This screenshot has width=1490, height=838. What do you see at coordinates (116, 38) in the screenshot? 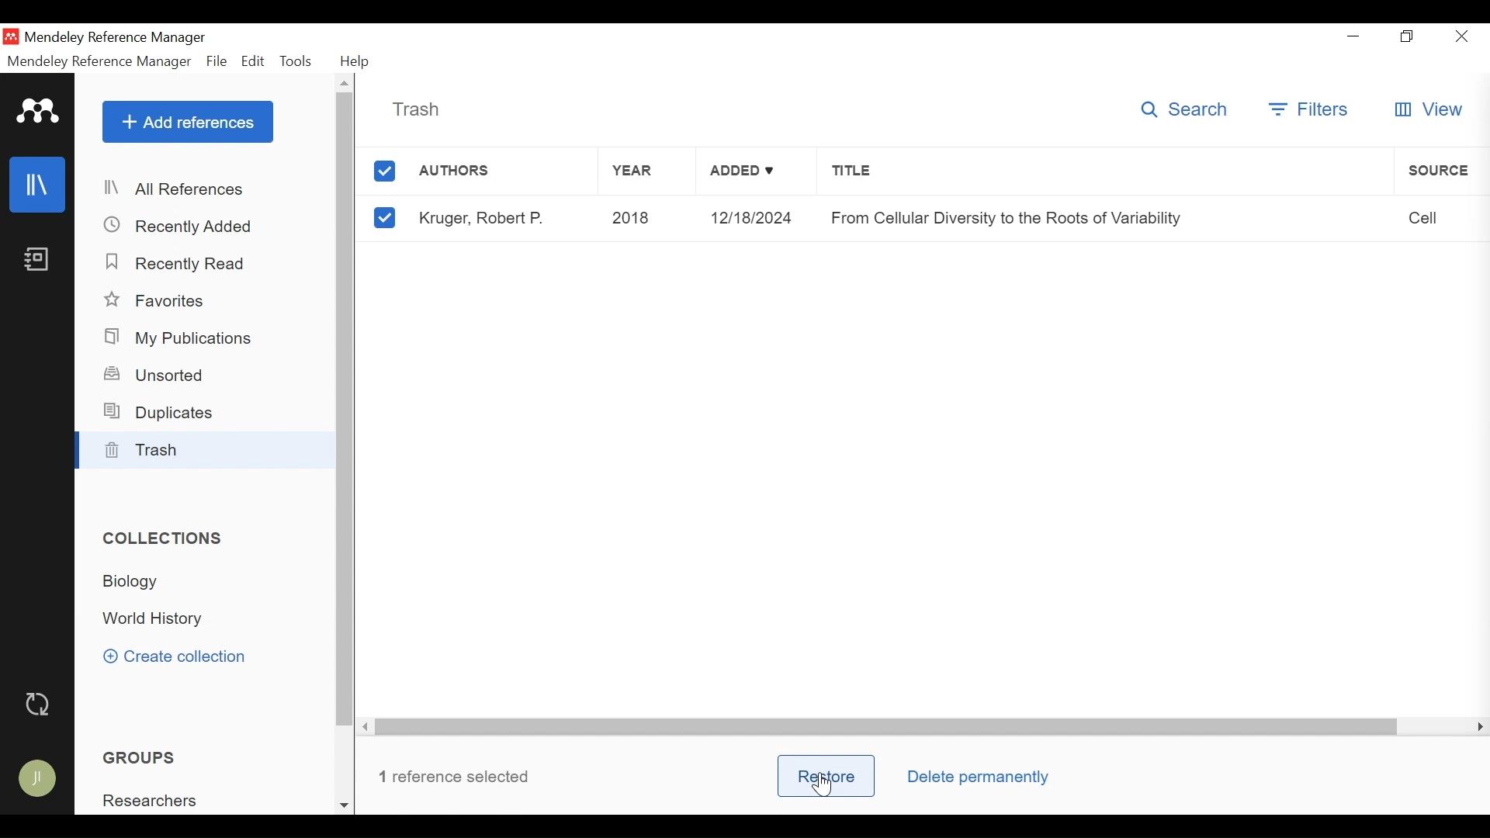
I see `Mendeley Reference Manager` at bounding box center [116, 38].